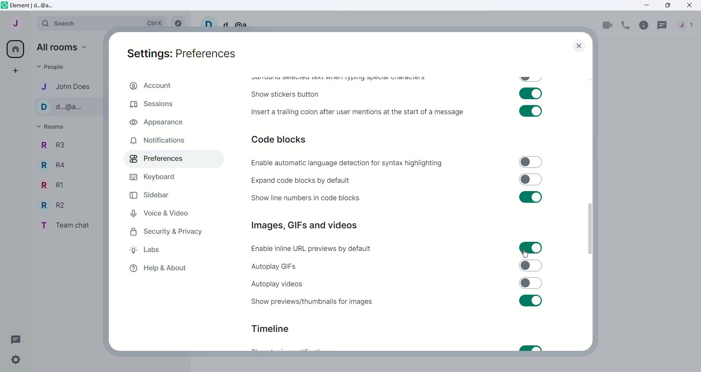  What do you see at coordinates (54, 185) in the screenshot?
I see `R1 - Room Name` at bounding box center [54, 185].